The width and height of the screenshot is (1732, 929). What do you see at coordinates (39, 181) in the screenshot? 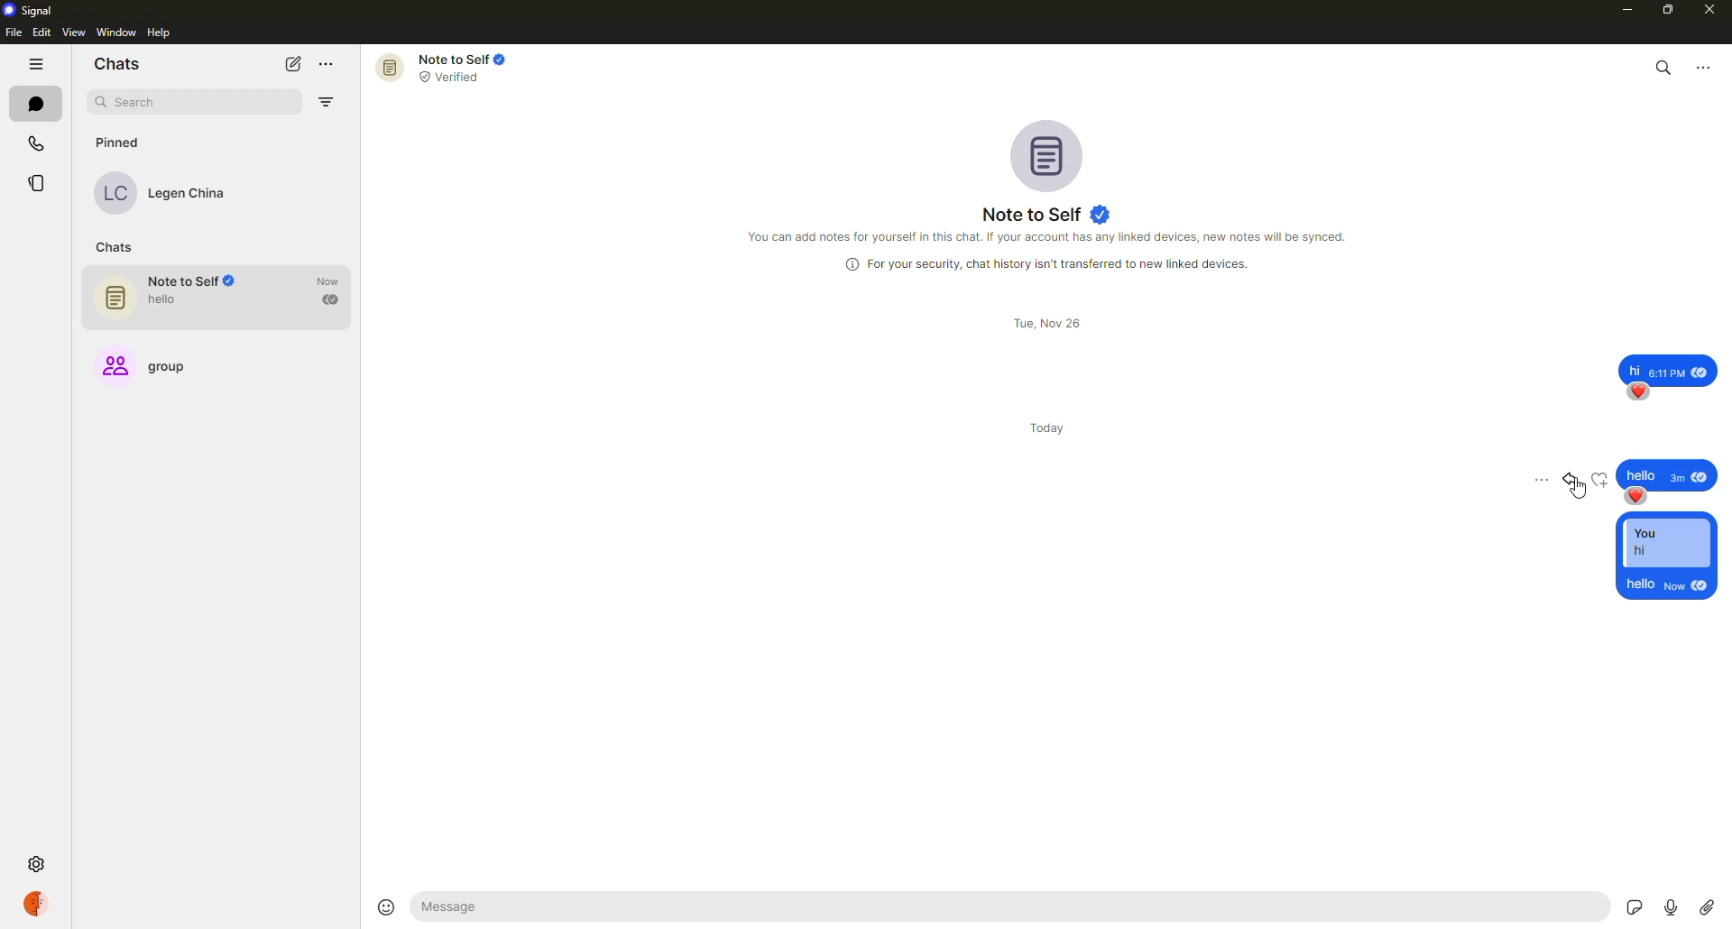
I see `stories` at bounding box center [39, 181].